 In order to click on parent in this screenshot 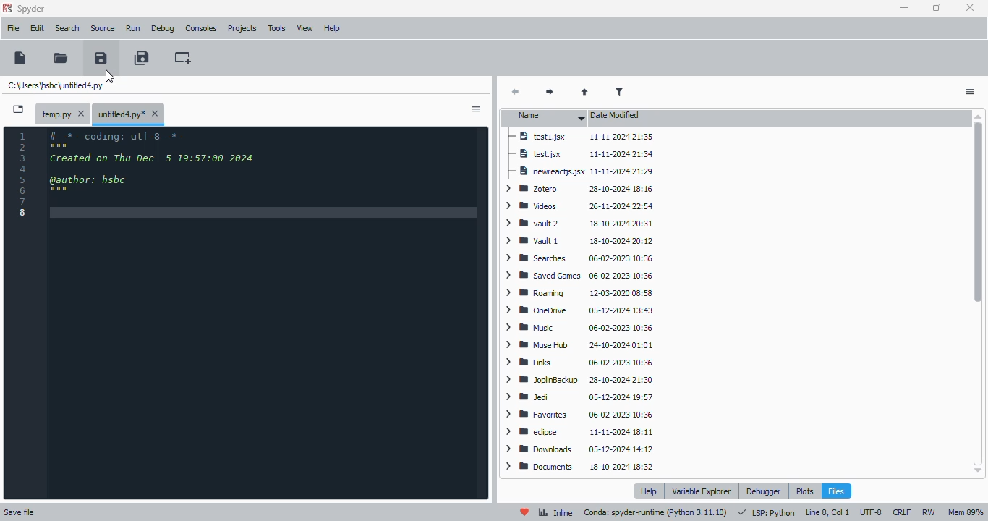, I will do `click(585, 92)`.